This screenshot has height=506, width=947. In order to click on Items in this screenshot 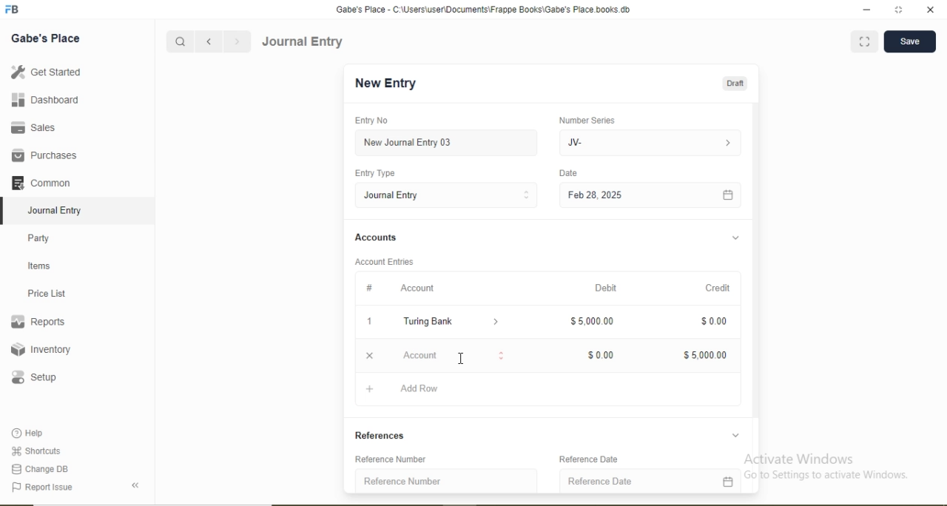, I will do `click(39, 266)`.